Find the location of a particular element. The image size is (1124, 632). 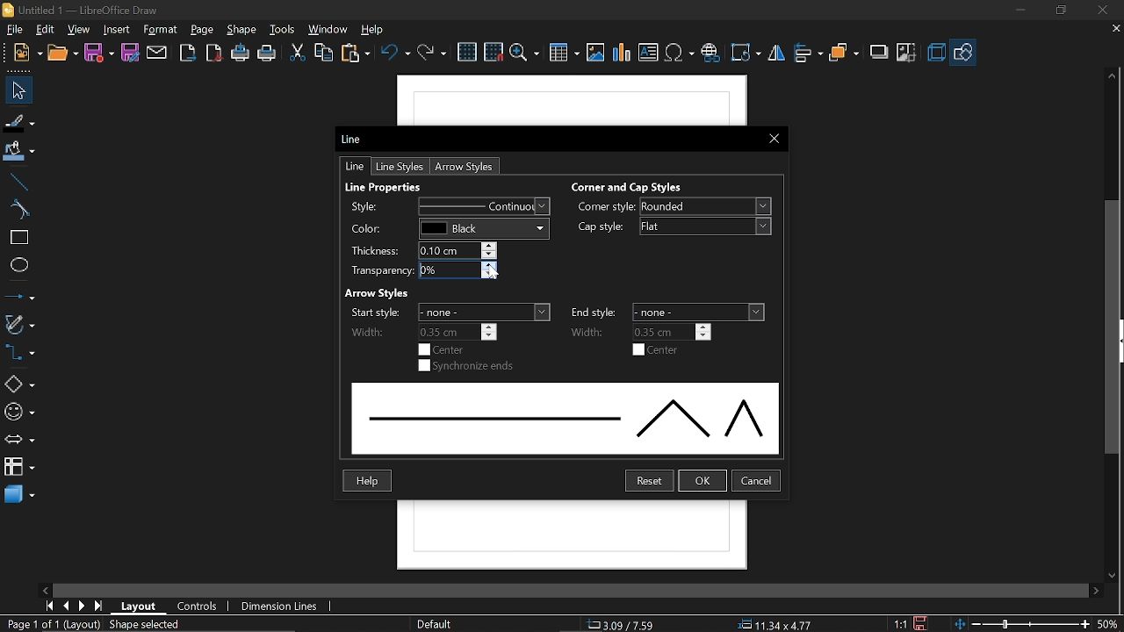

line and arrows is located at coordinates (19, 295).